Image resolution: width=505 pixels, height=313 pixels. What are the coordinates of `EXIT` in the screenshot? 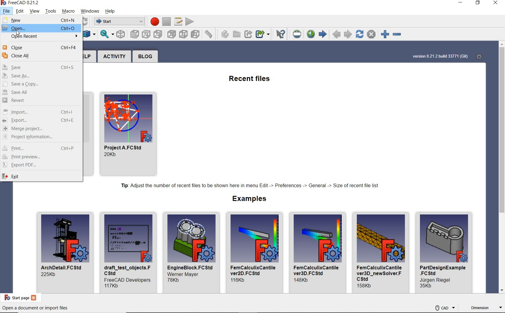 It's located at (40, 176).